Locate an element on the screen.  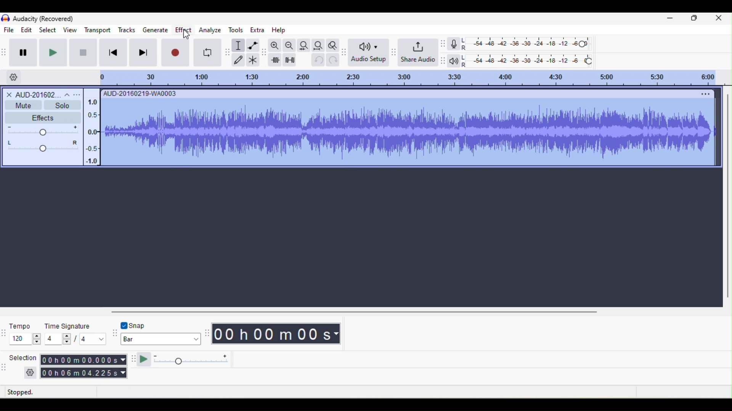
record meter is located at coordinates (454, 44).